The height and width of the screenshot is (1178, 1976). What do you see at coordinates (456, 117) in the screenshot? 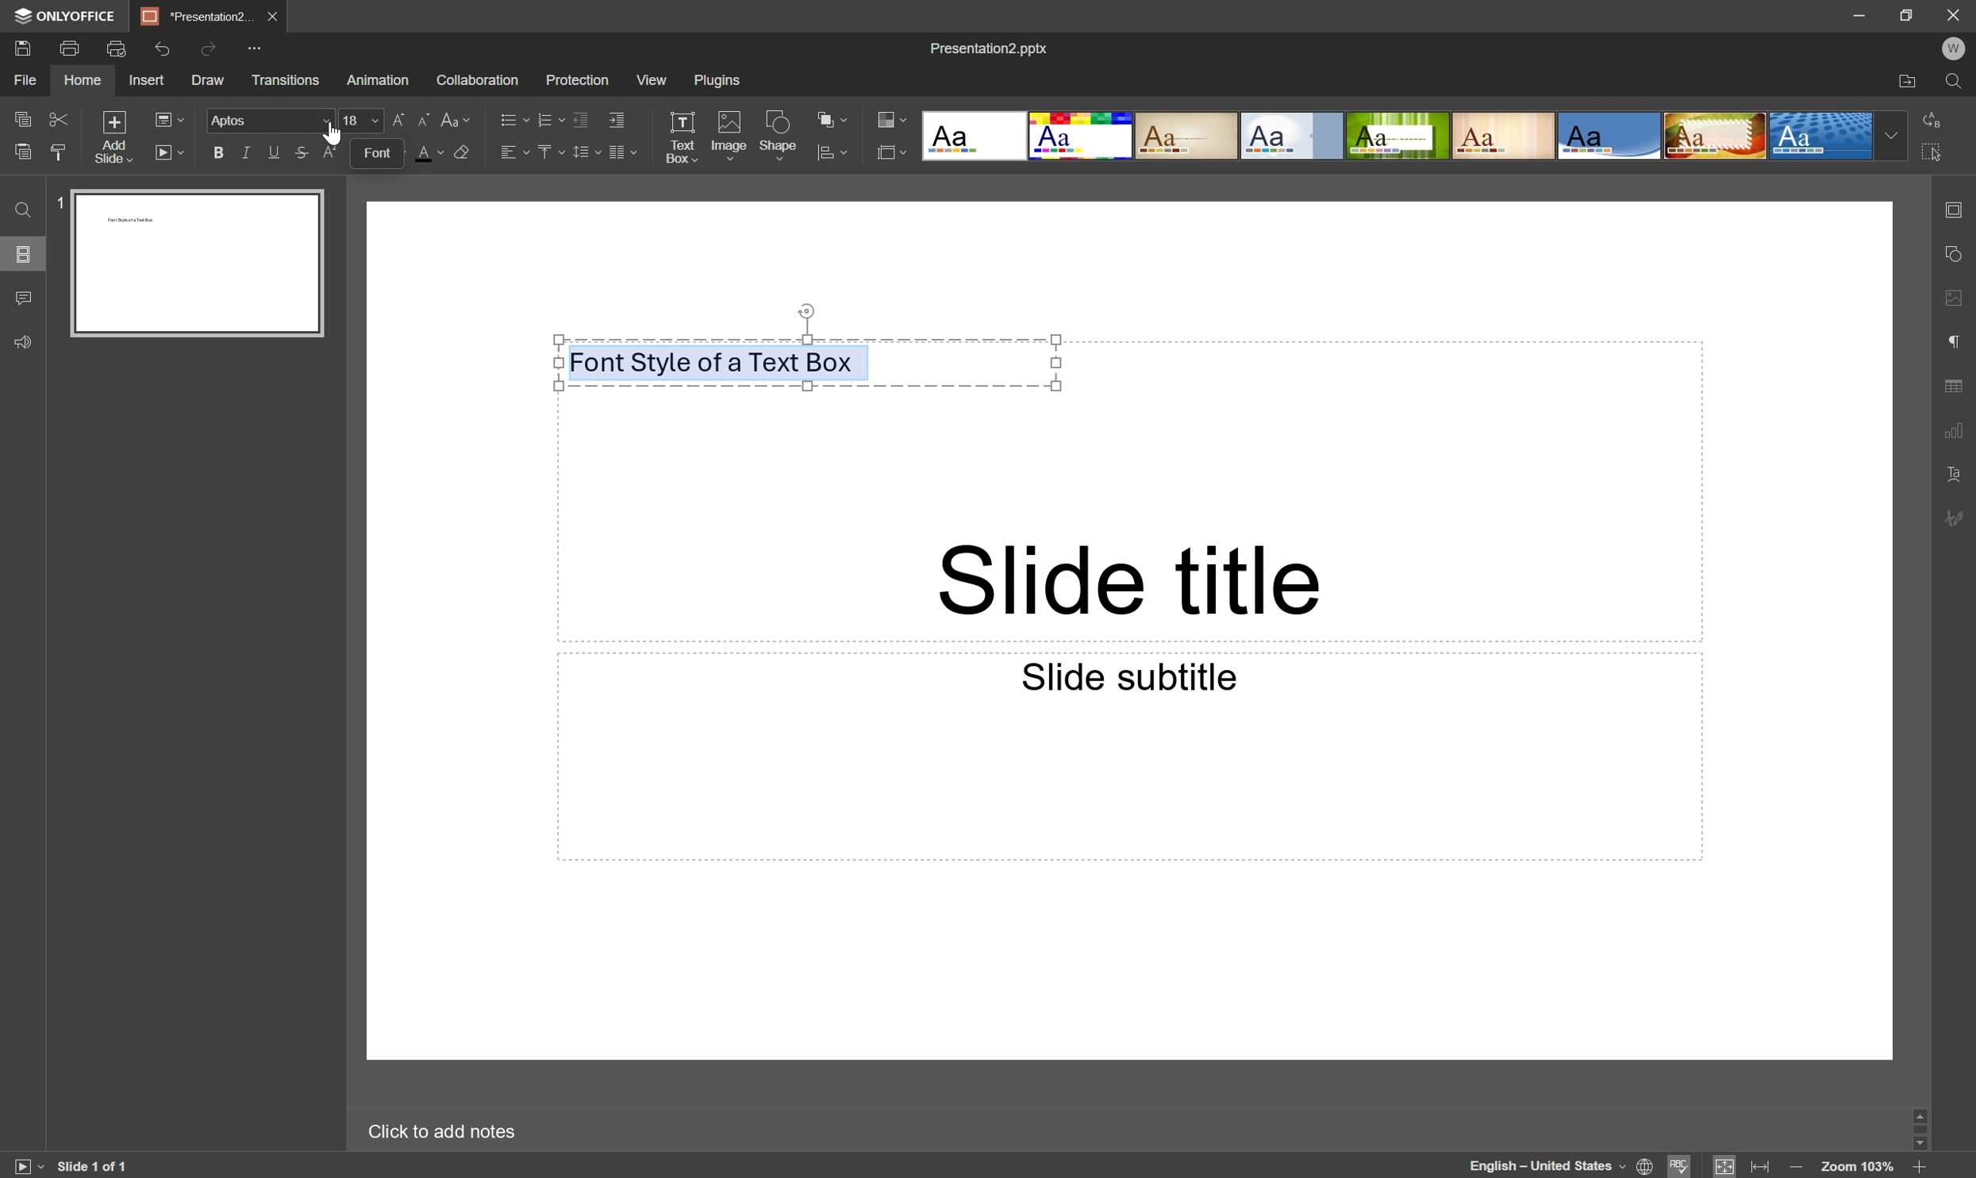
I see `Change case` at bounding box center [456, 117].